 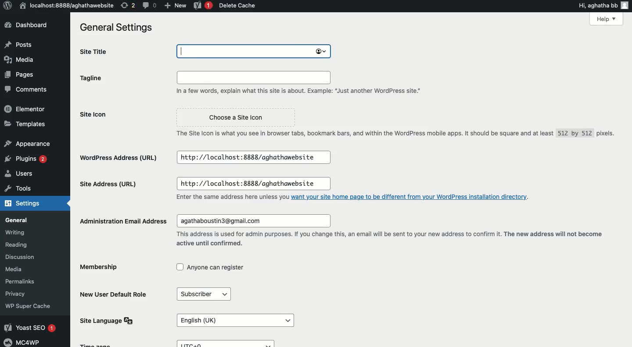 I want to click on Time Zone, so click(x=98, y=344).